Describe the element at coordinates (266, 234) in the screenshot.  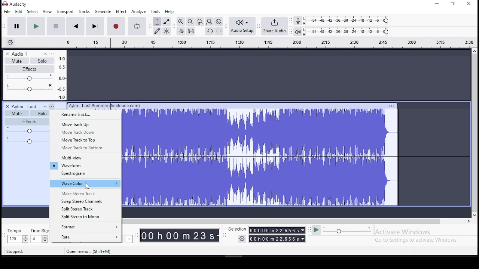
I see `selection` at that location.